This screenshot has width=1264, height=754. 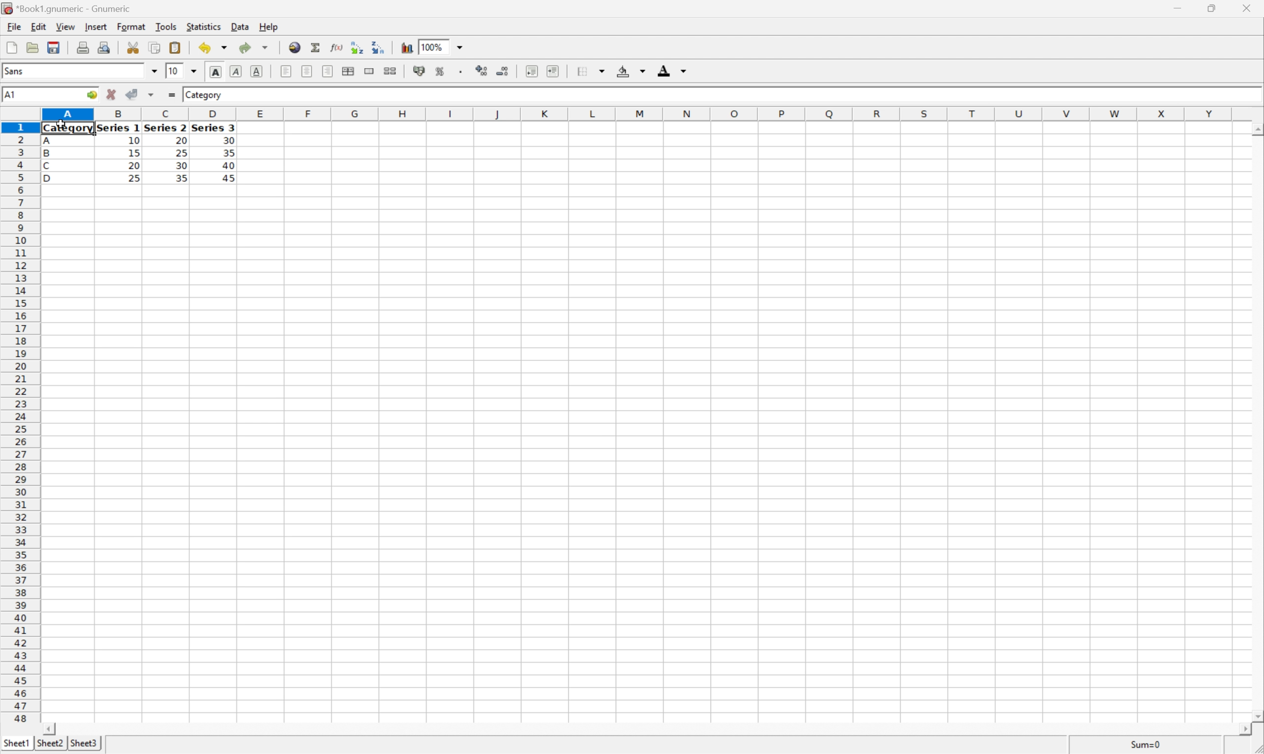 I want to click on File, so click(x=14, y=26).